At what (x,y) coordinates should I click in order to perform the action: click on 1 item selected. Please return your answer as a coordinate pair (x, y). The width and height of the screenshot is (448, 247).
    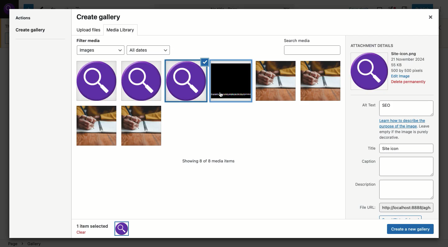
    Looking at the image, I should click on (106, 228).